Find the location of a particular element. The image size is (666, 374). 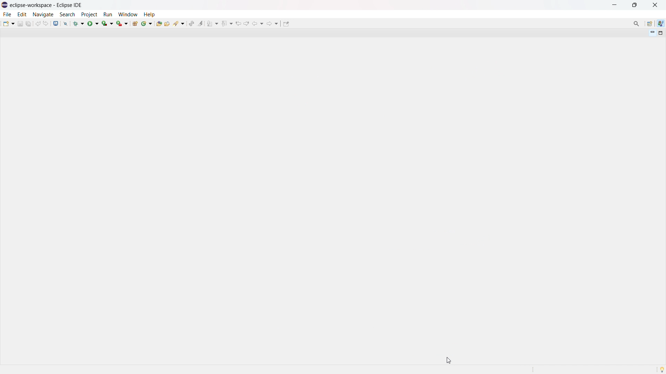

new java project is located at coordinates (136, 24).